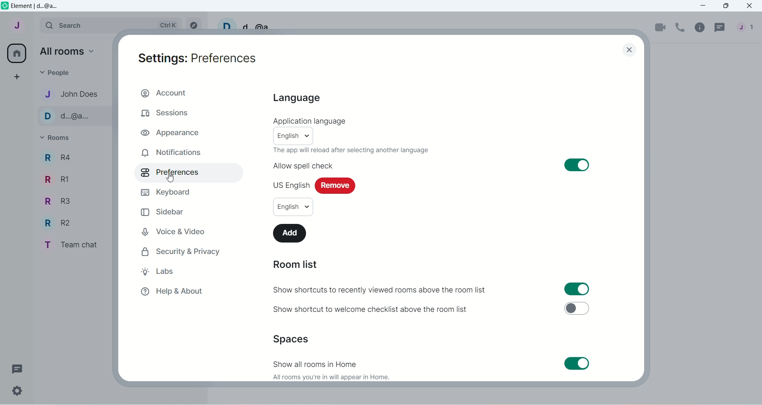  Describe the element at coordinates (59, 72) in the screenshot. I see `People` at that location.